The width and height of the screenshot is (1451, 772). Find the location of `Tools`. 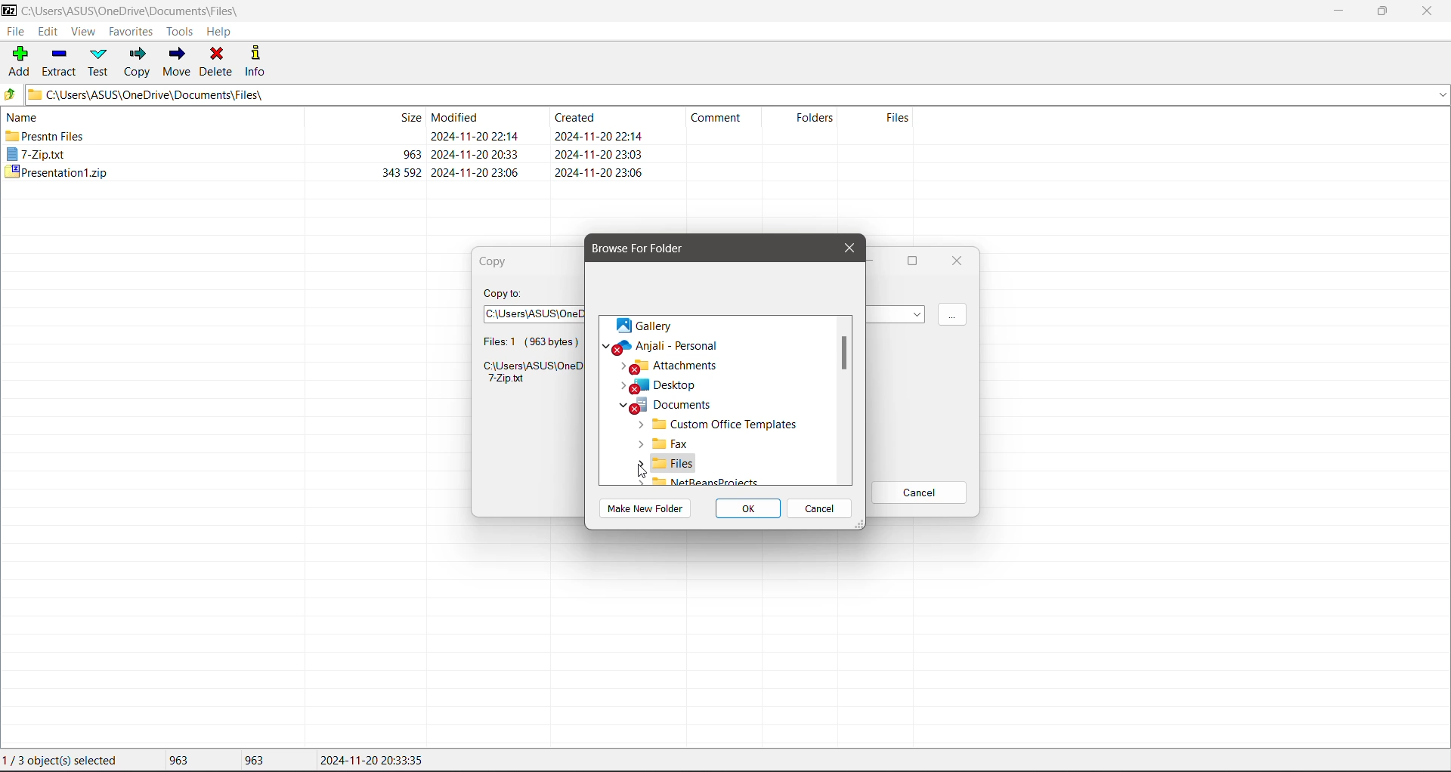

Tools is located at coordinates (178, 32).